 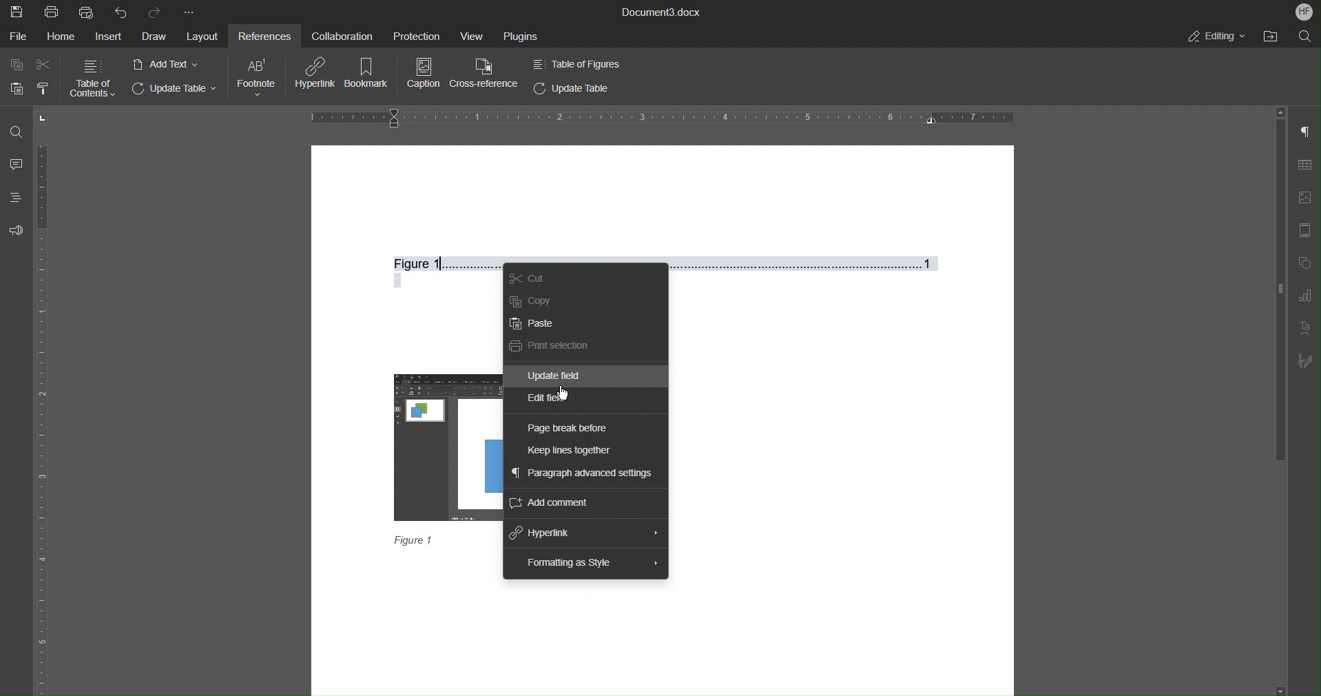 What do you see at coordinates (1307, 362) in the screenshot?
I see `Signature` at bounding box center [1307, 362].